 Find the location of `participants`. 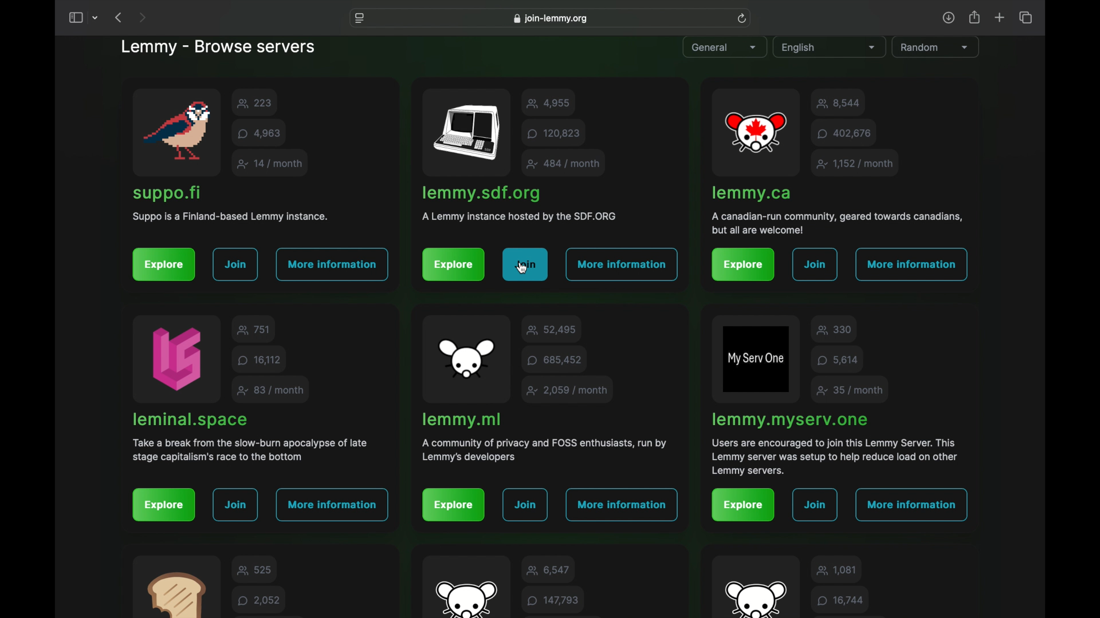

participants is located at coordinates (551, 330).